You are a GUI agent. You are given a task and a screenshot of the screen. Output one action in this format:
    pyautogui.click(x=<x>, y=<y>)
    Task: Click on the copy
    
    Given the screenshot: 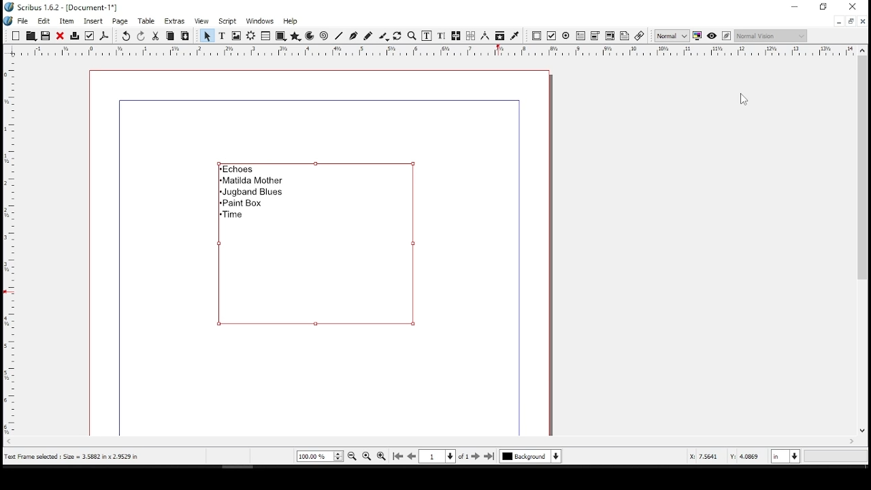 What is the action you would take?
    pyautogui.click(x=171, y=35)
    